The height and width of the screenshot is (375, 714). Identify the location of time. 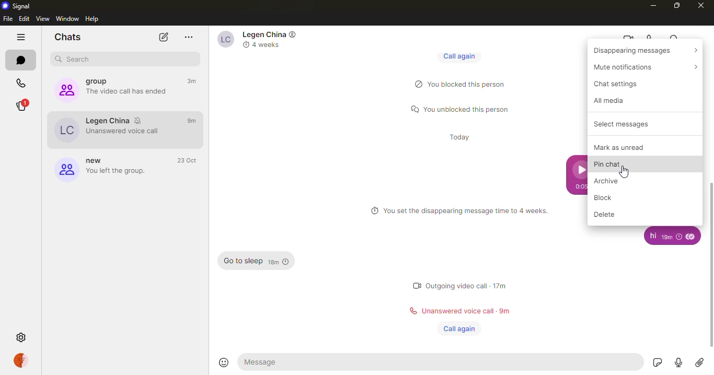
(192, 80).